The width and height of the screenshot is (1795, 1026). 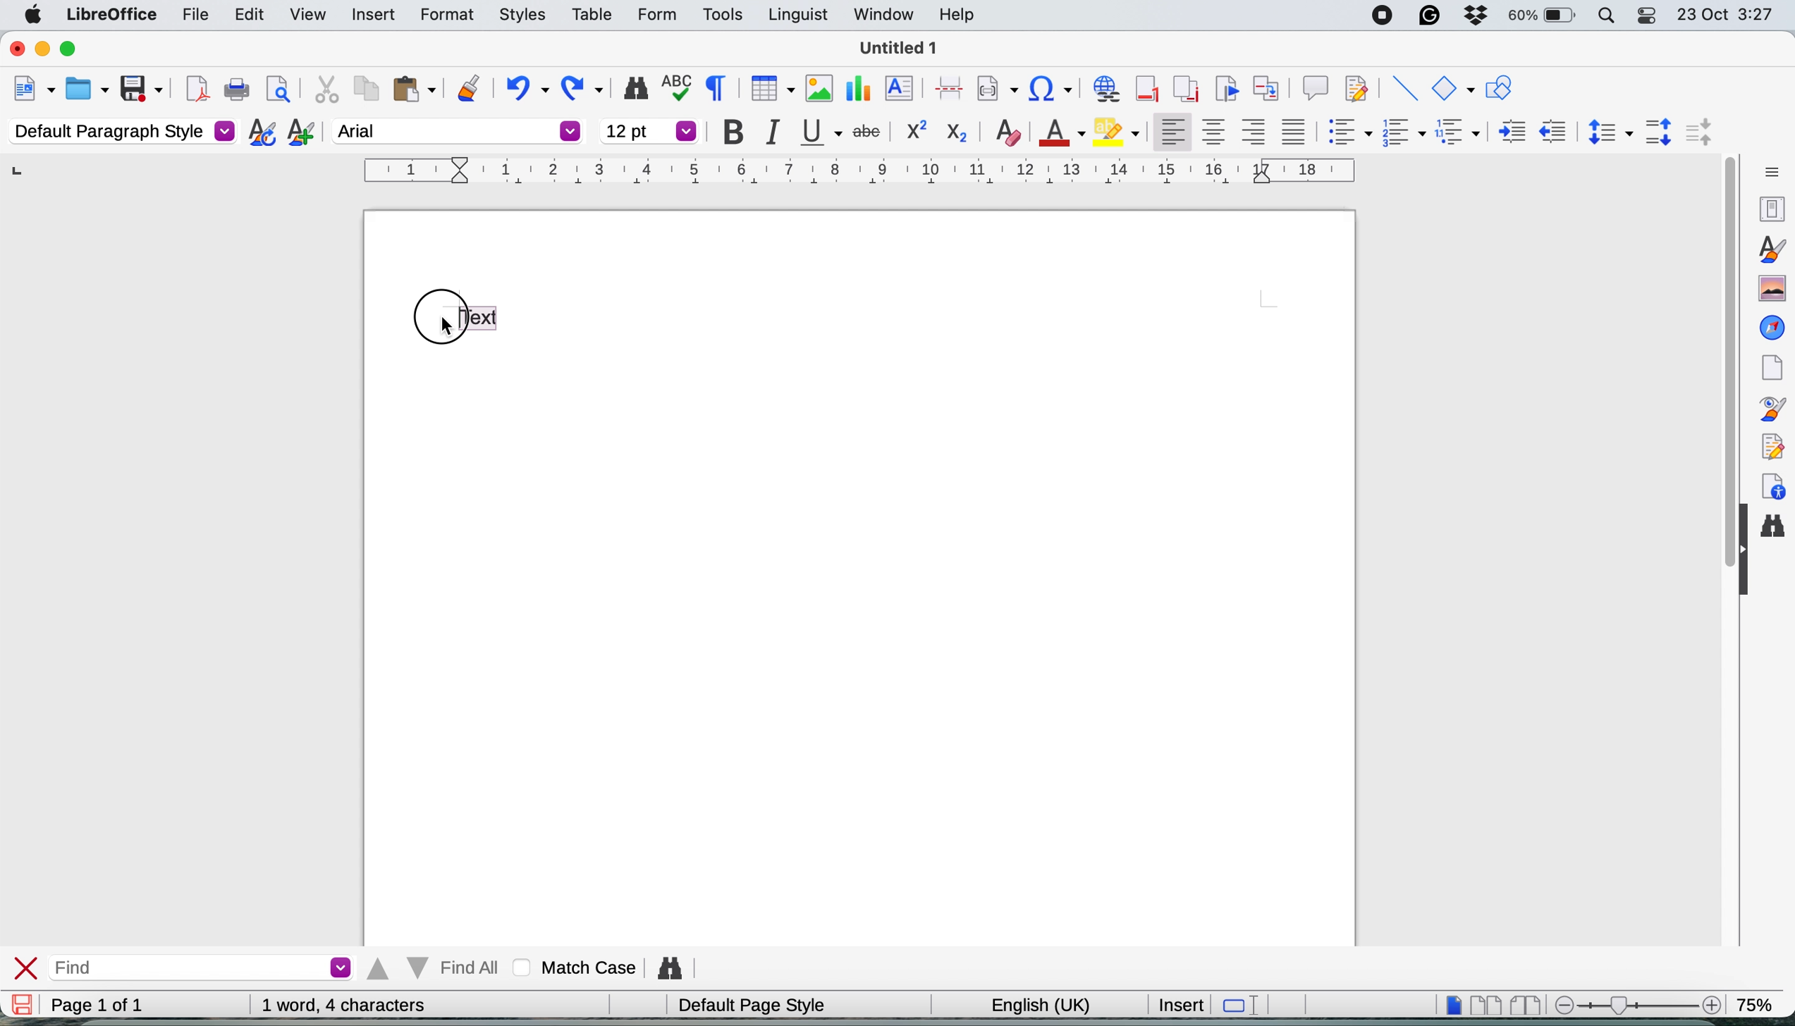 What do you see at coordinates (95, 1006) in the screenshot?
I see `page 1 of 1` at bounding box center [95, 1006].